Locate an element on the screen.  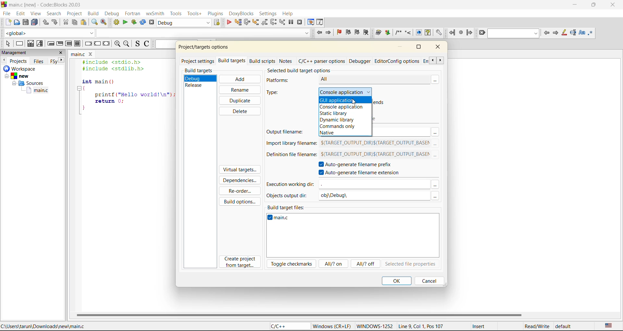
cursor is located at coordinates (356, 103).